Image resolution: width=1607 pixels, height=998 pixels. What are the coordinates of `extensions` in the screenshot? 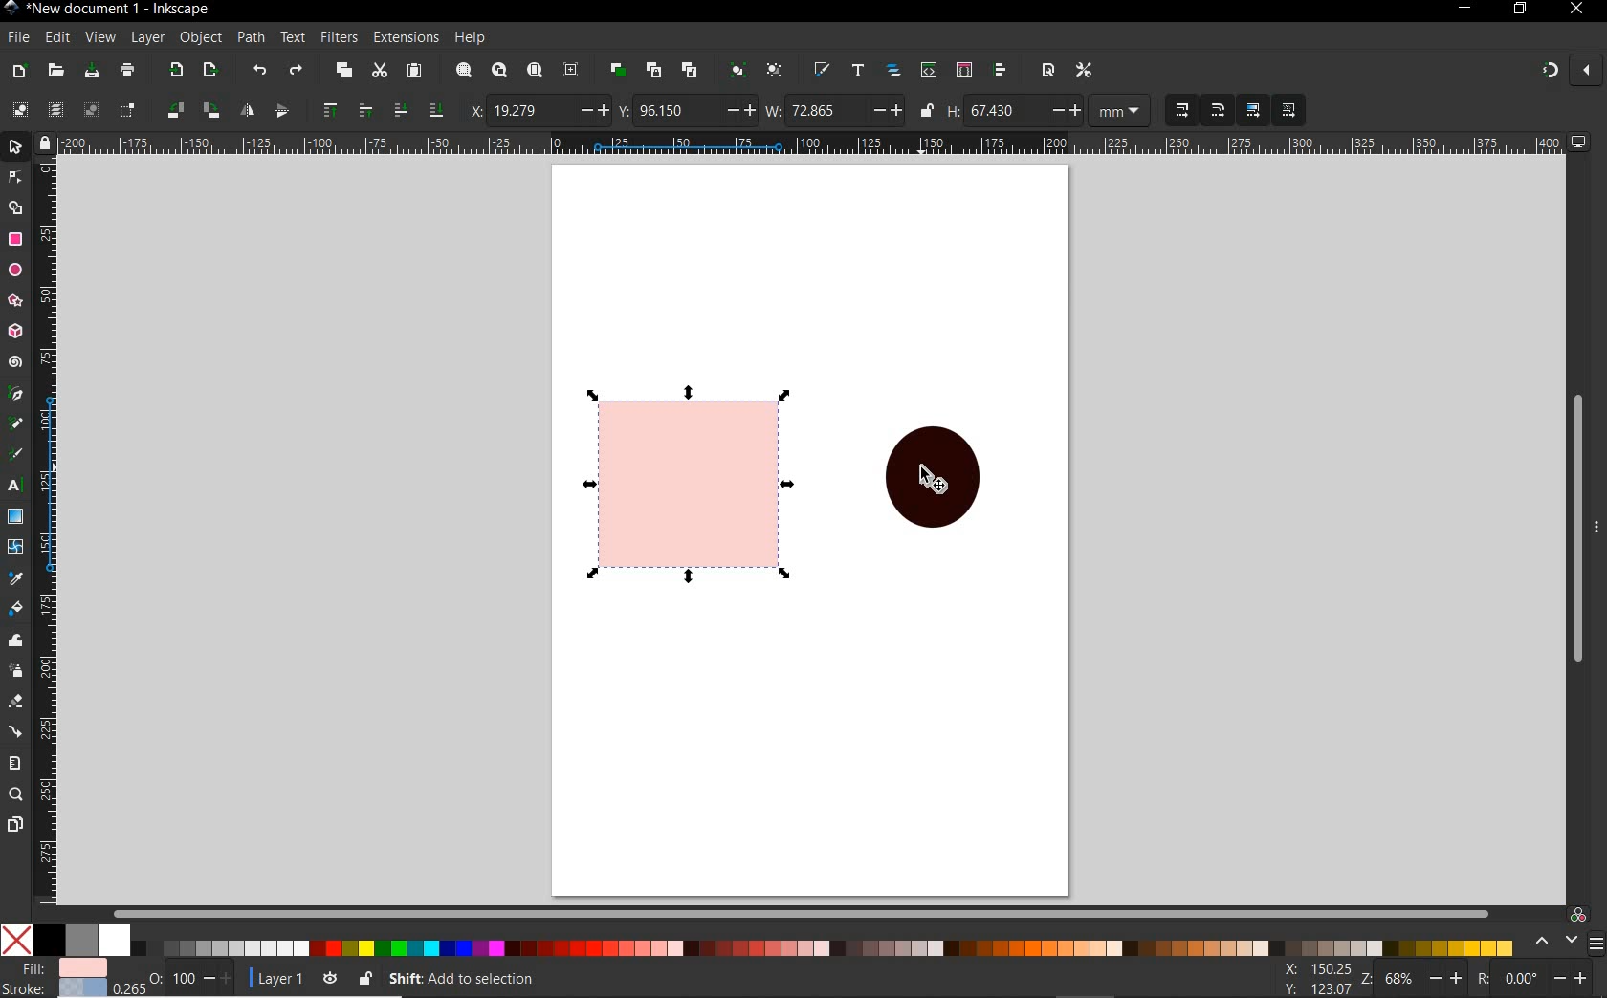 It's located at (404, 37).